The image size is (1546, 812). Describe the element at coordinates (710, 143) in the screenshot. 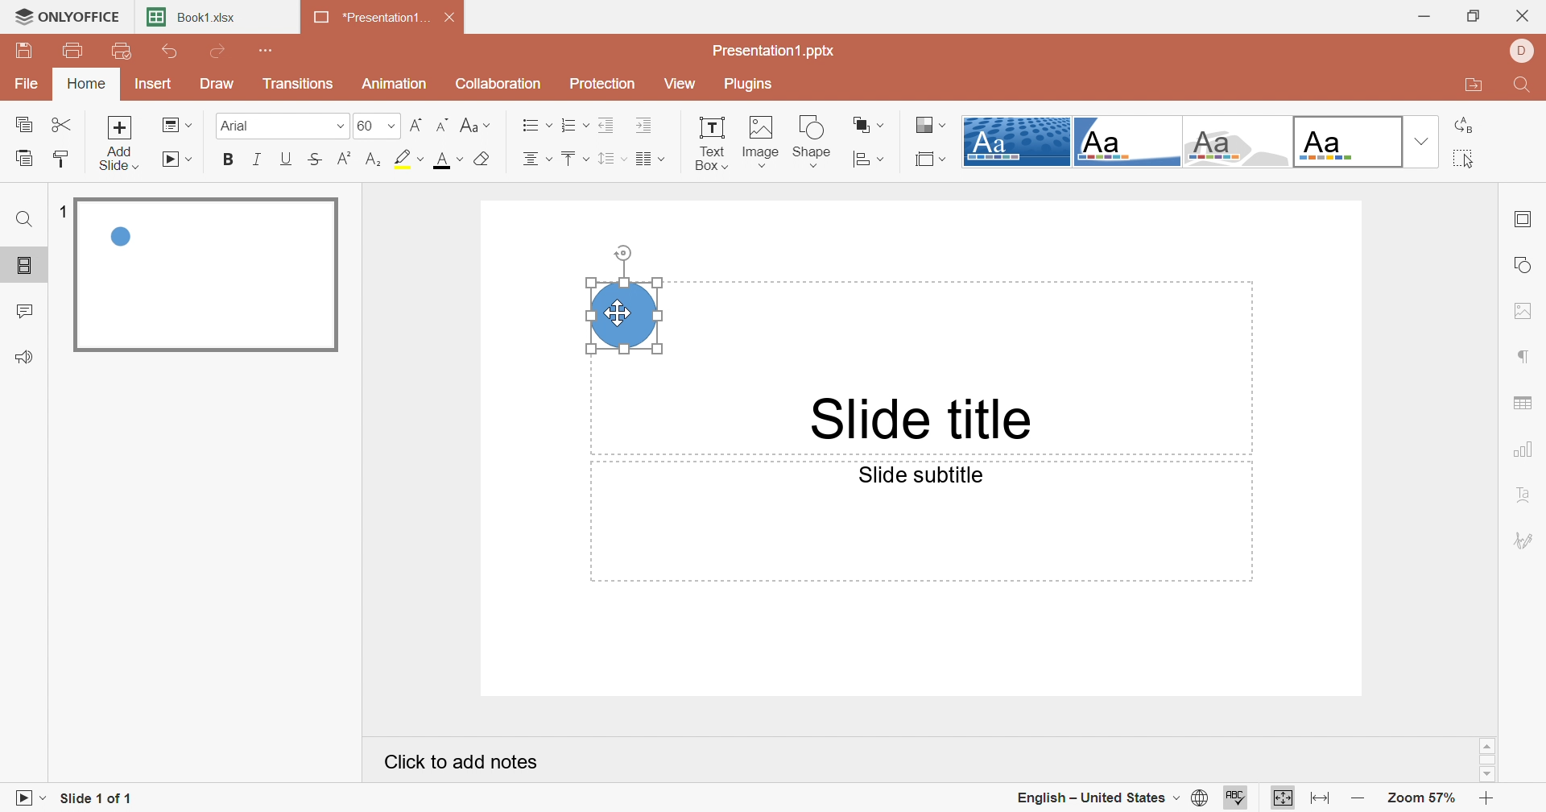

I see `Text box` at that location.